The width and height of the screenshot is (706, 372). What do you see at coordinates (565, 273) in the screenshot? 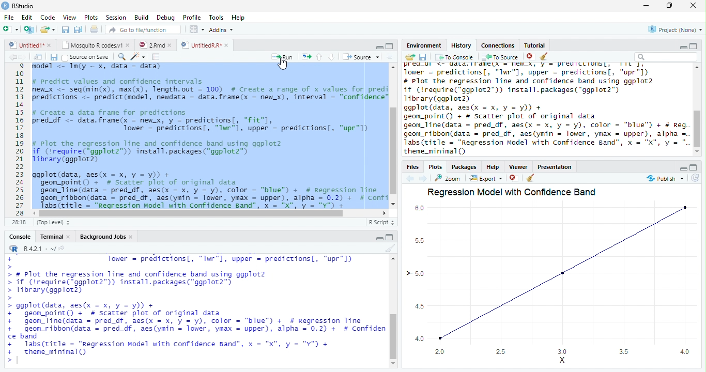
I see `Chart` at bounding box center [565, 273].